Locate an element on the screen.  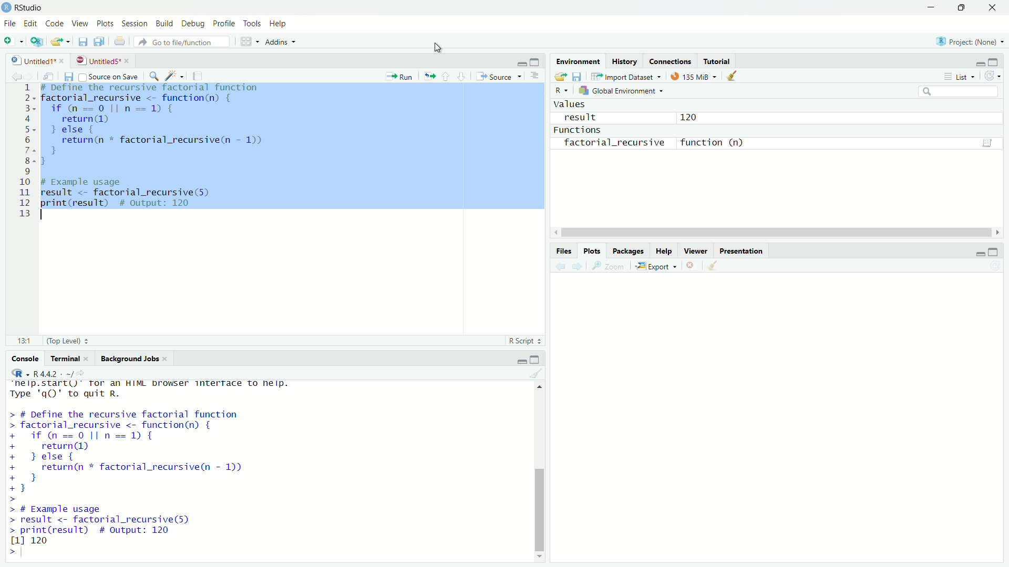
R is located at coordinates (562, 91).